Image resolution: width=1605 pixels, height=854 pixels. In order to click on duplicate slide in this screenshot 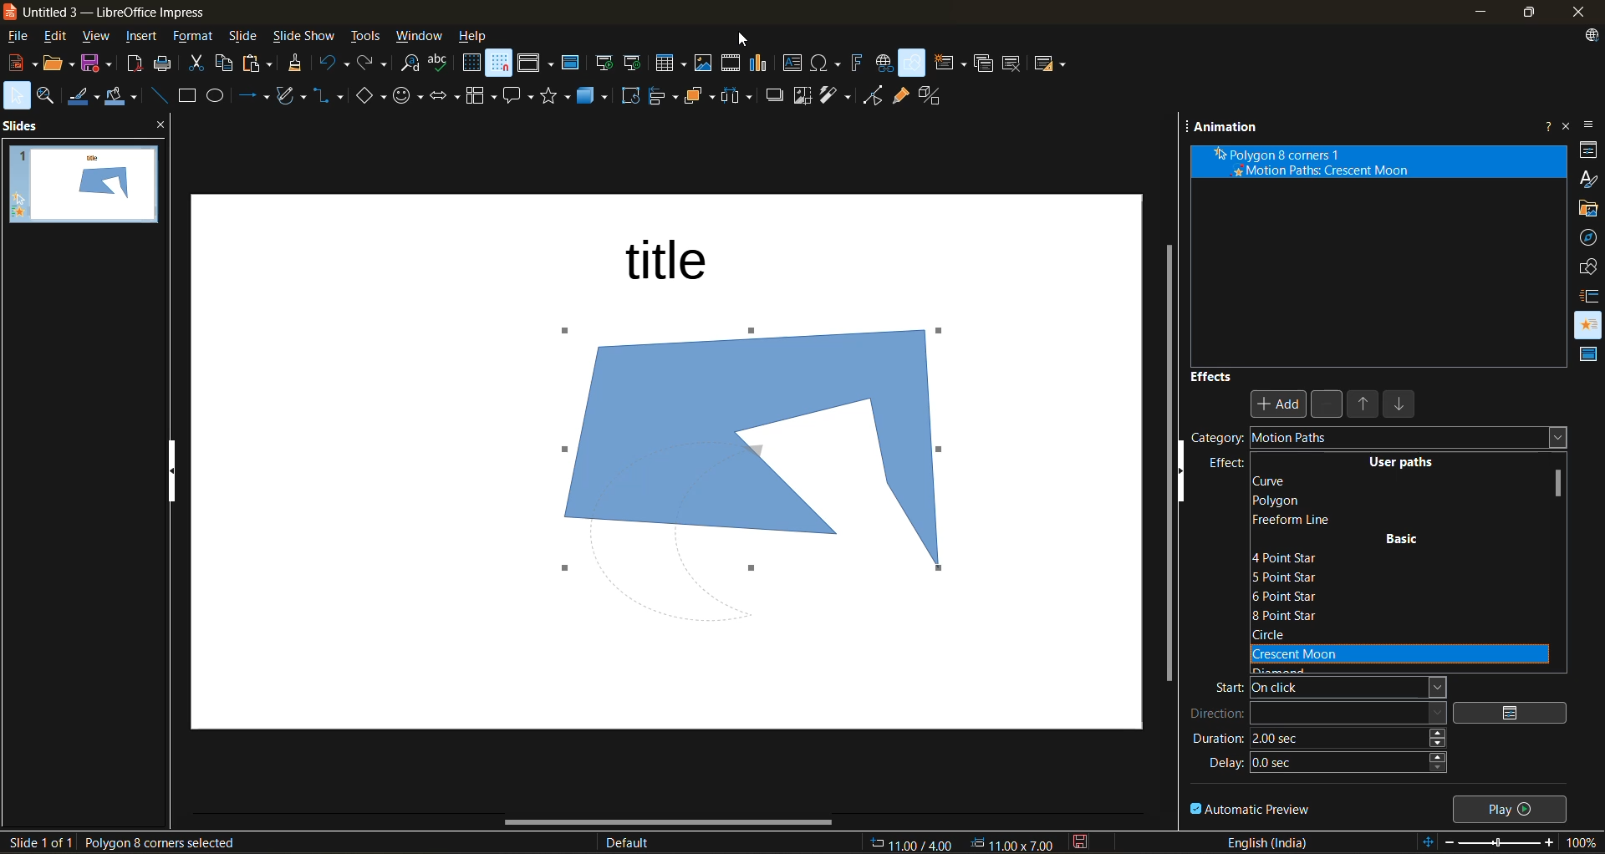, I will do `click(984, 64)`.